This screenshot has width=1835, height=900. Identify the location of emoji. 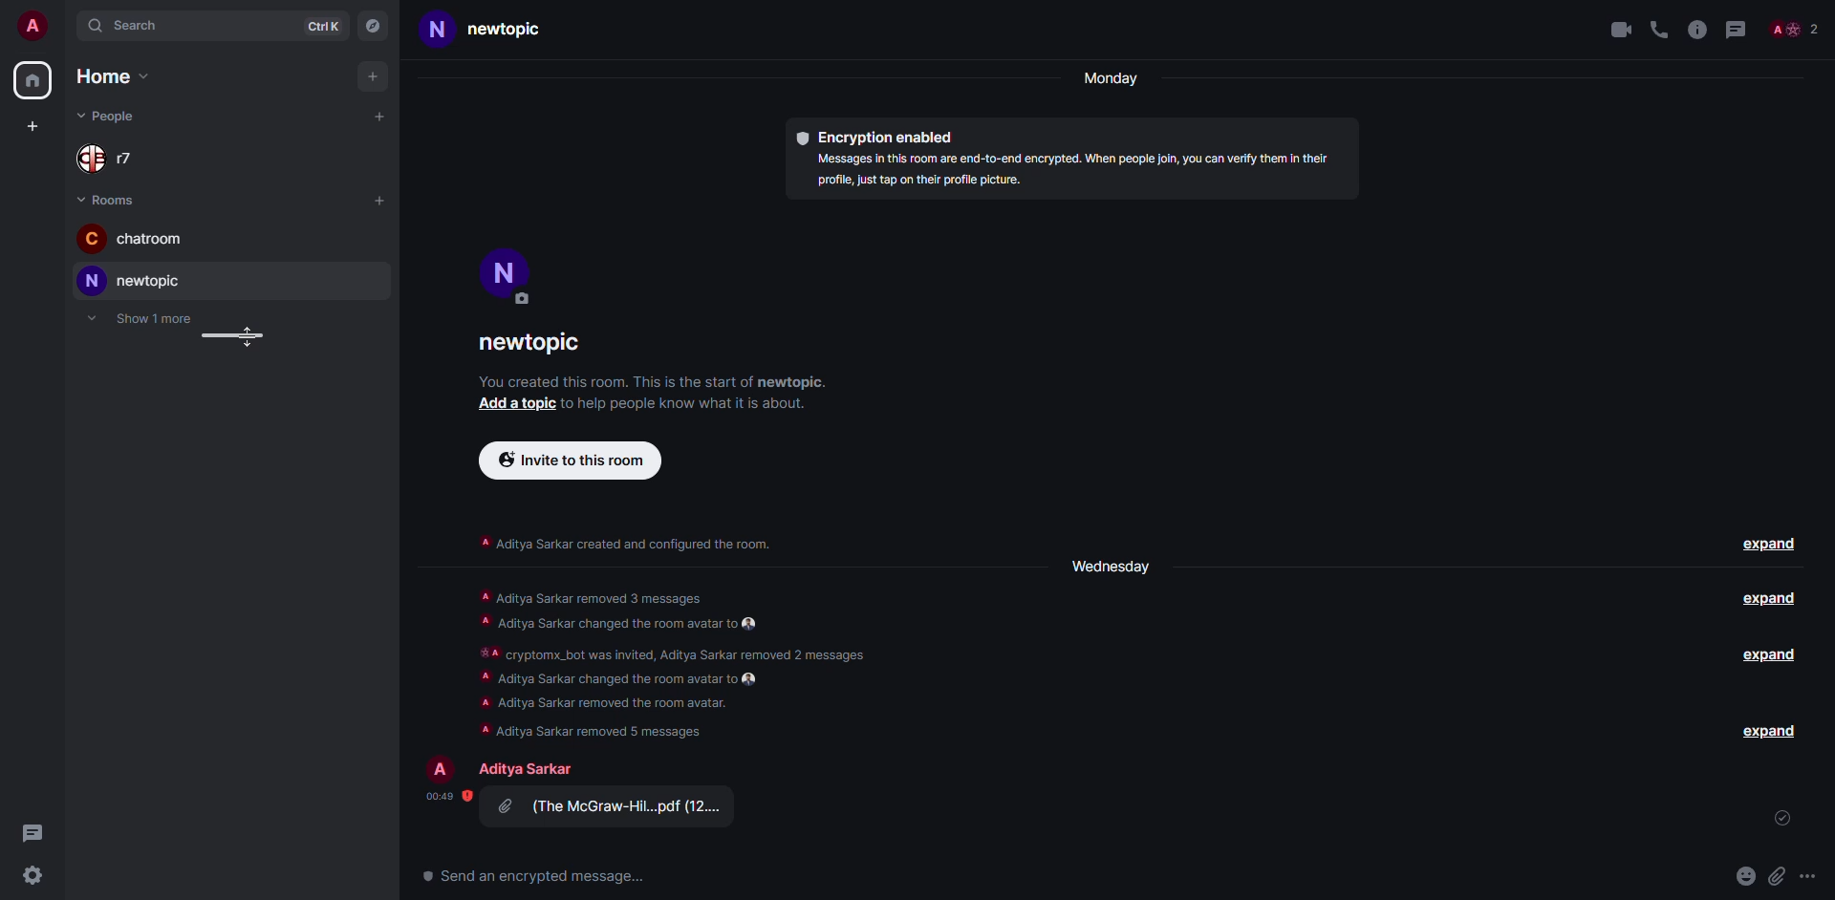
(1747, 875).